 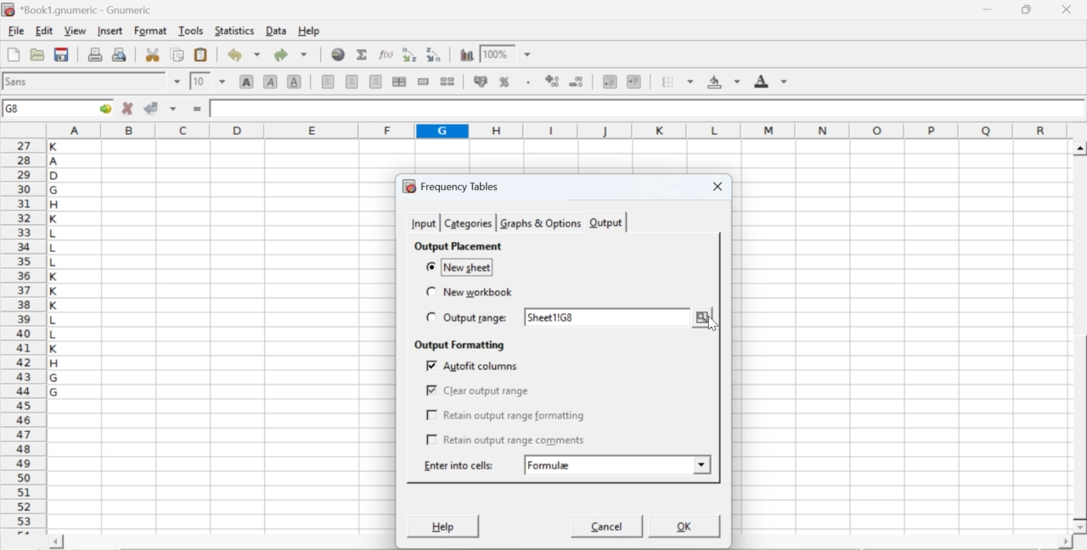 I want to click on minimize, so click(x=988, y=9).